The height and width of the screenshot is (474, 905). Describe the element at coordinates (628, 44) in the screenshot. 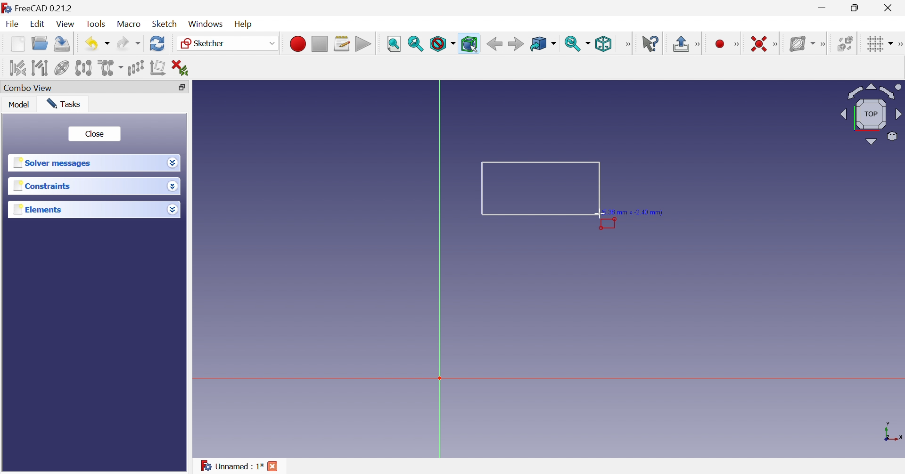

I see `View` at that location.